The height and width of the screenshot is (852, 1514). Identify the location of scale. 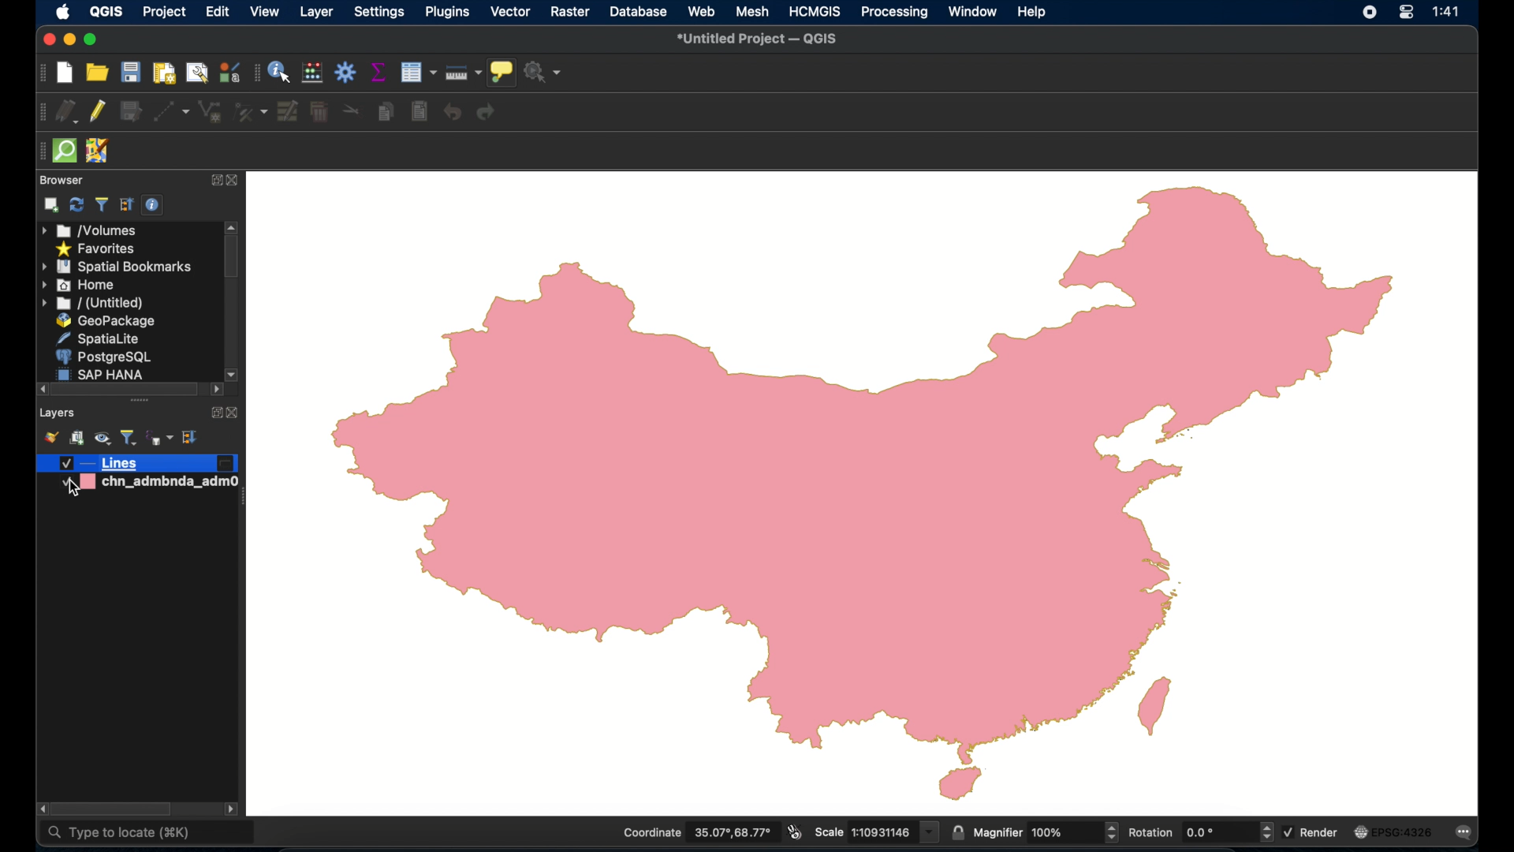
(875, 831).